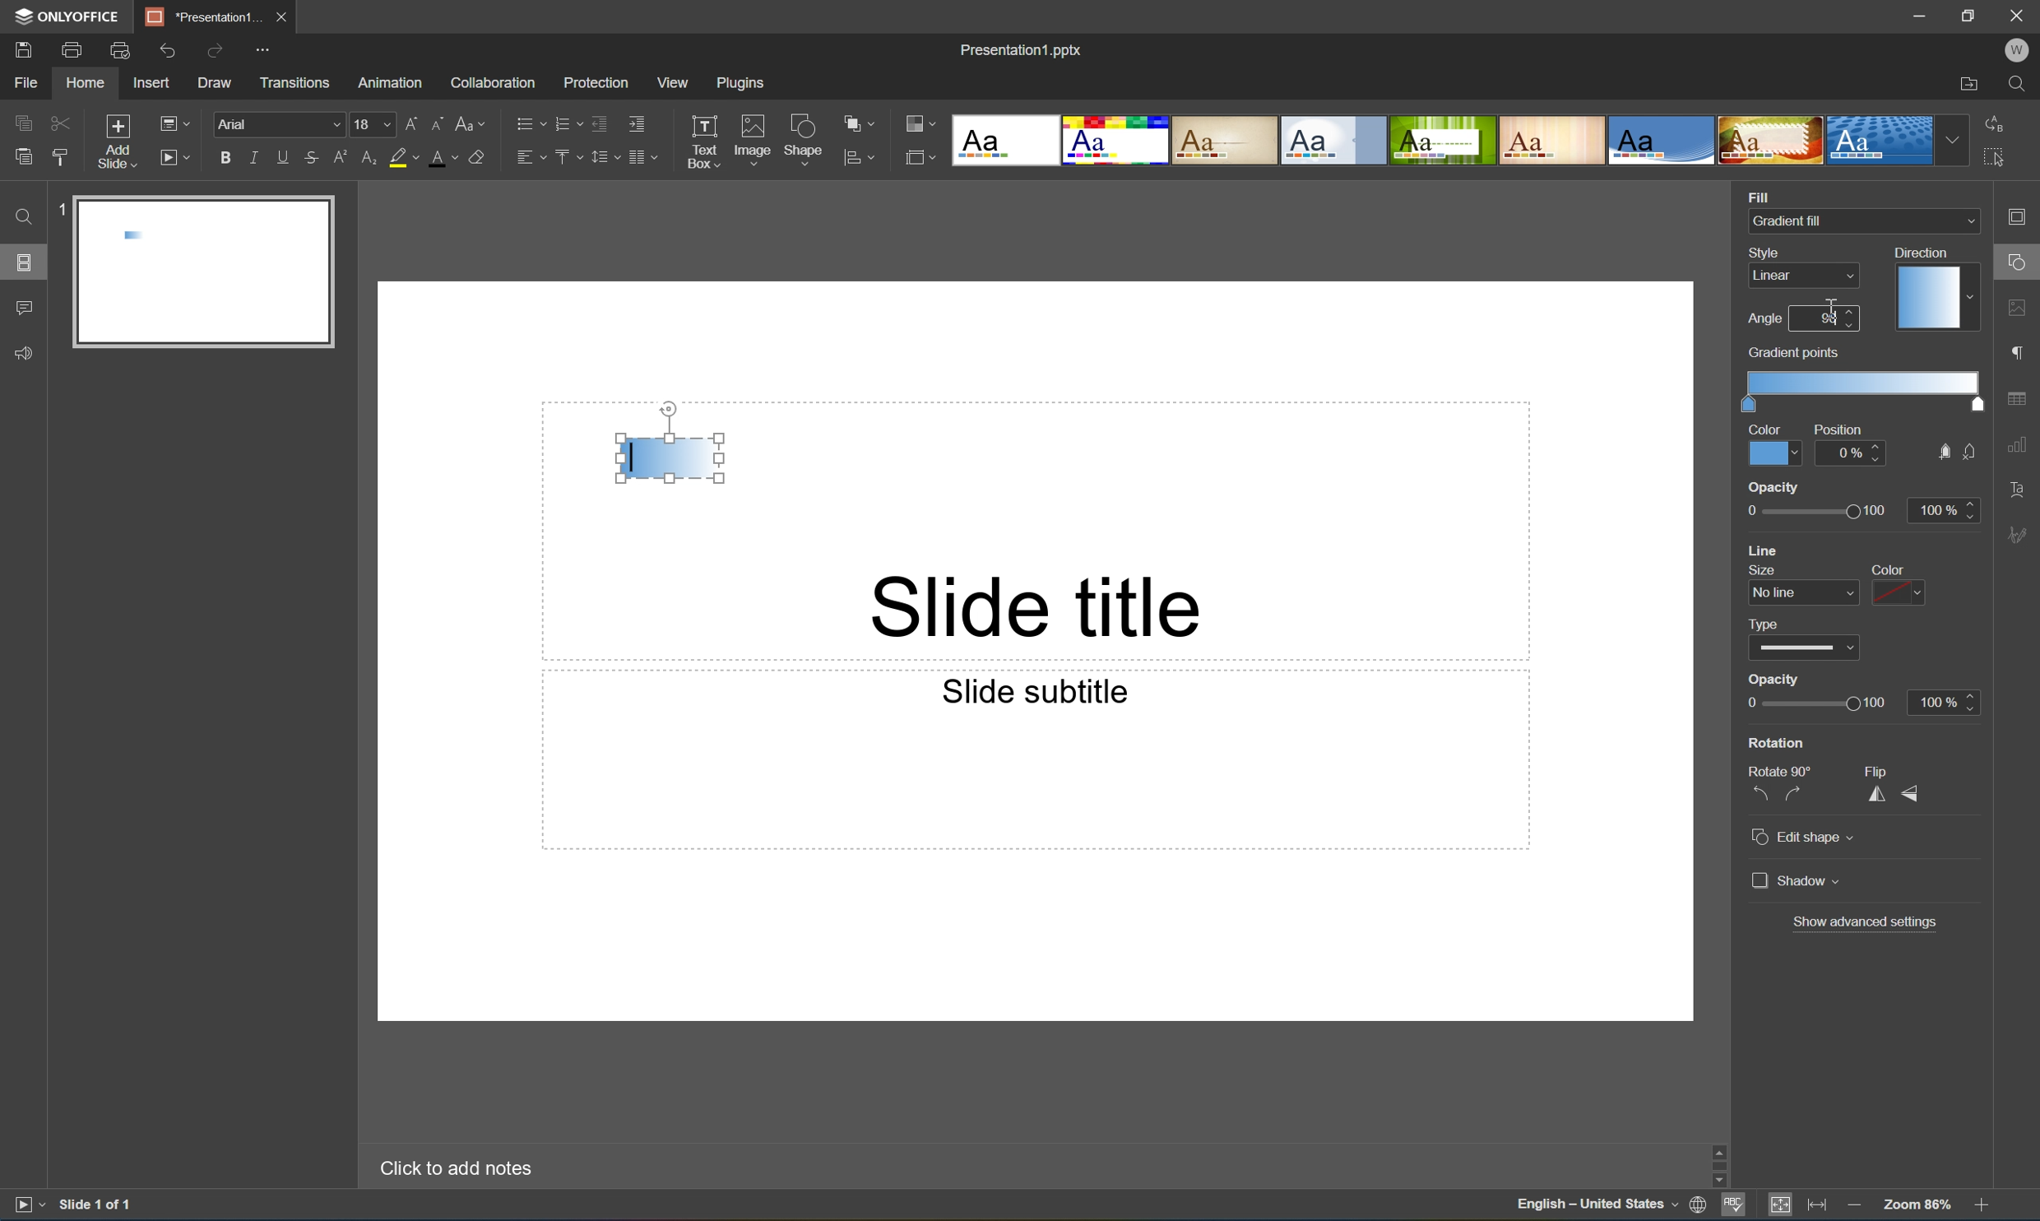 Image resolution: width=2040 pixels, height=1221 pixels. Describe the element at coordinates (217, 83) in the screenshot. I see `Draw` at that location.